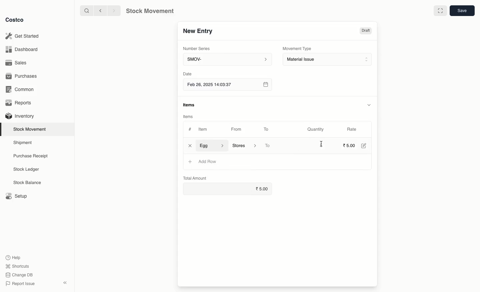 This screenshot has height=292, width=480. Describe the element at coordinates (266, 129) in the screenshot. I see `To` at that location.